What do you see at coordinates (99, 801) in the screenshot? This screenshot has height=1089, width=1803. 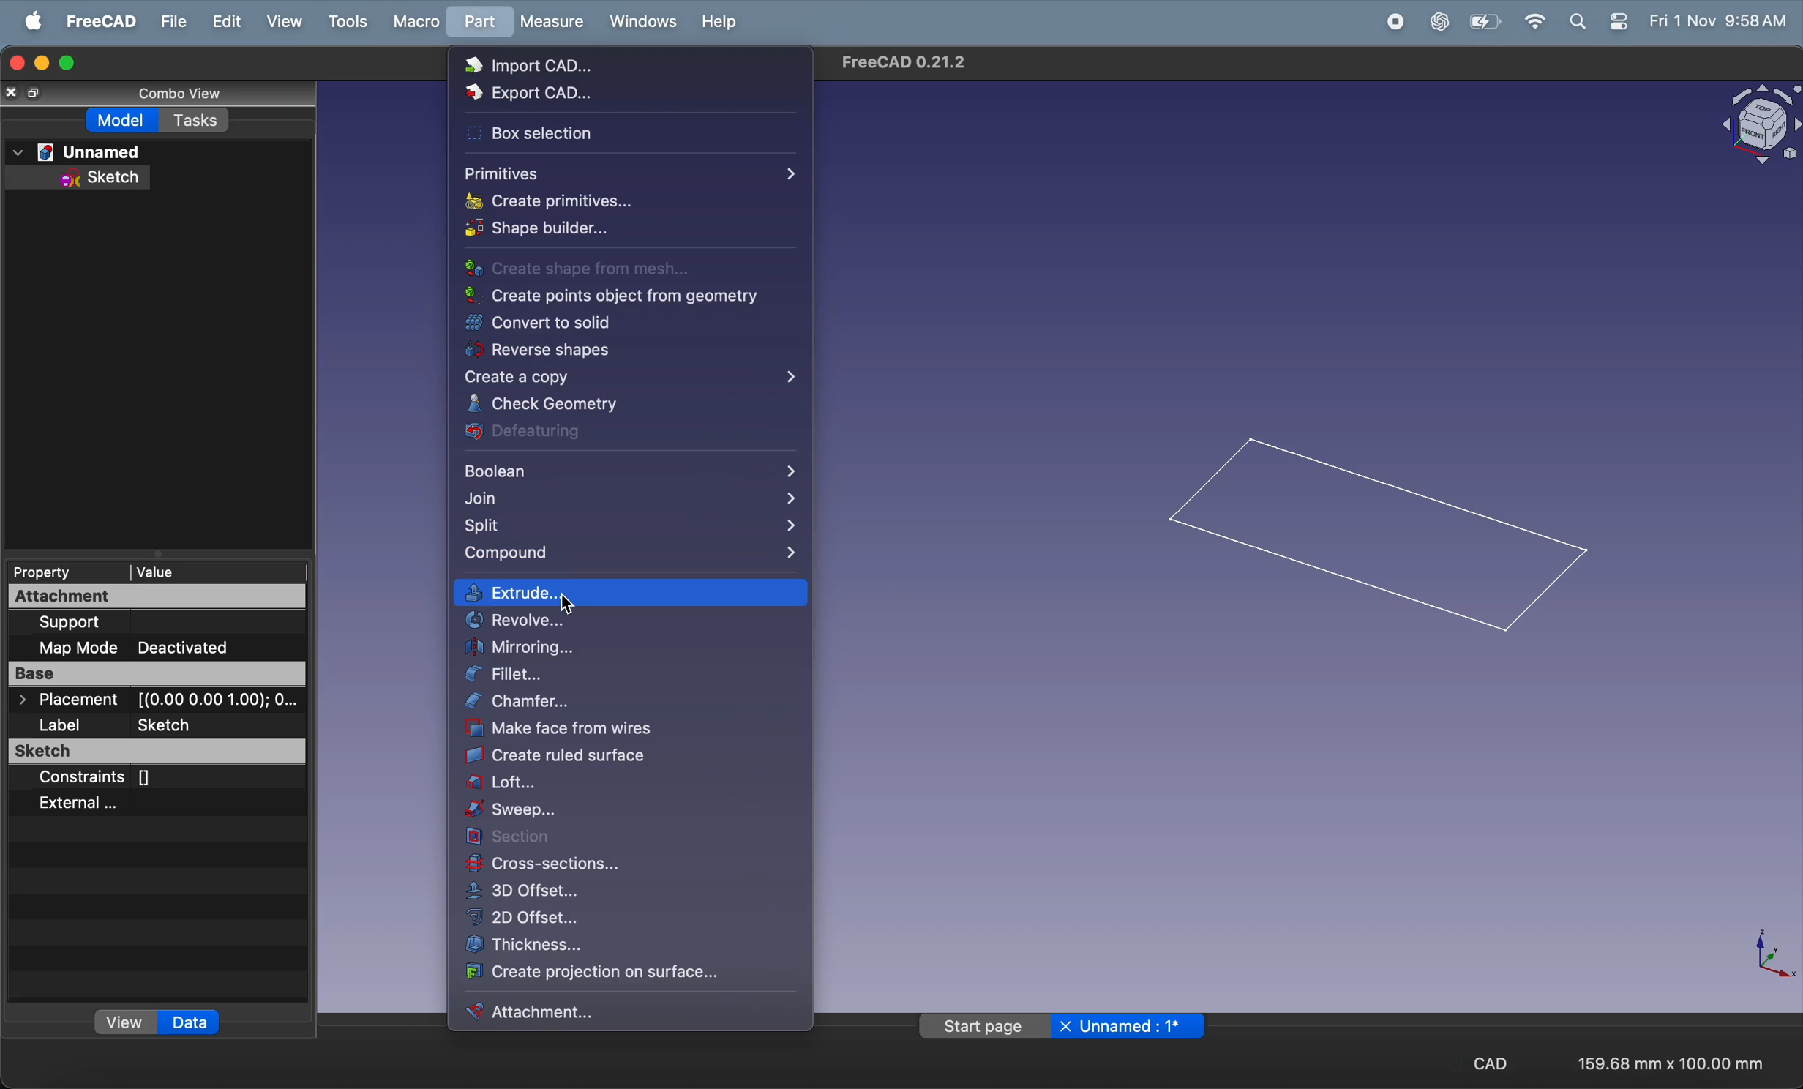 I see `external` at bounding box center [99, 801].